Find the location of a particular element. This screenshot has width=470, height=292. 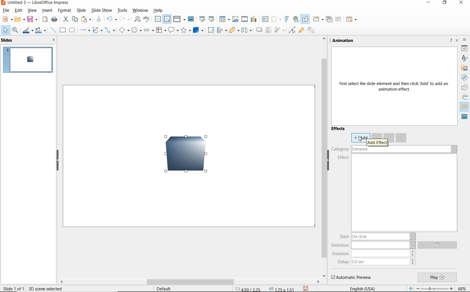

PROPERTIES is located at coordinates (464, 49).